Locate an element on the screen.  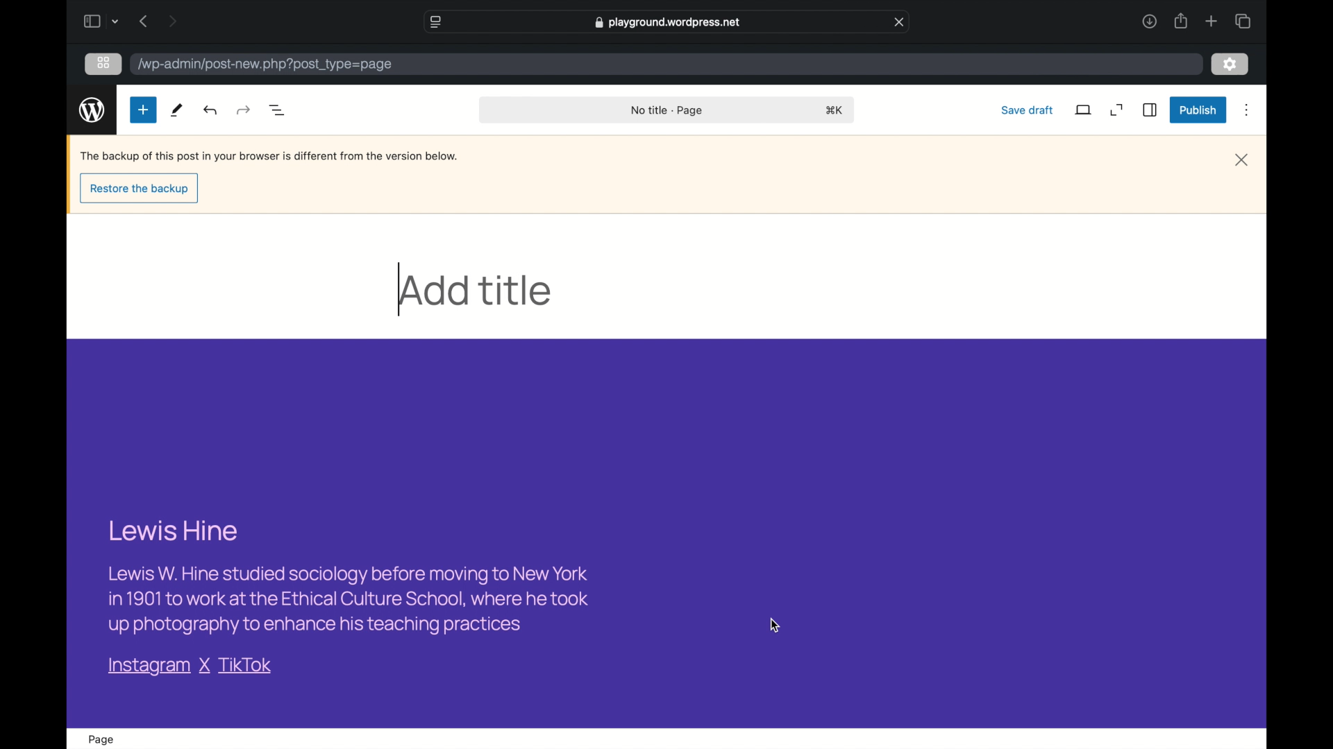
/wp-admin/post-new.php?post_type=page is located at coordinates (265, 68).